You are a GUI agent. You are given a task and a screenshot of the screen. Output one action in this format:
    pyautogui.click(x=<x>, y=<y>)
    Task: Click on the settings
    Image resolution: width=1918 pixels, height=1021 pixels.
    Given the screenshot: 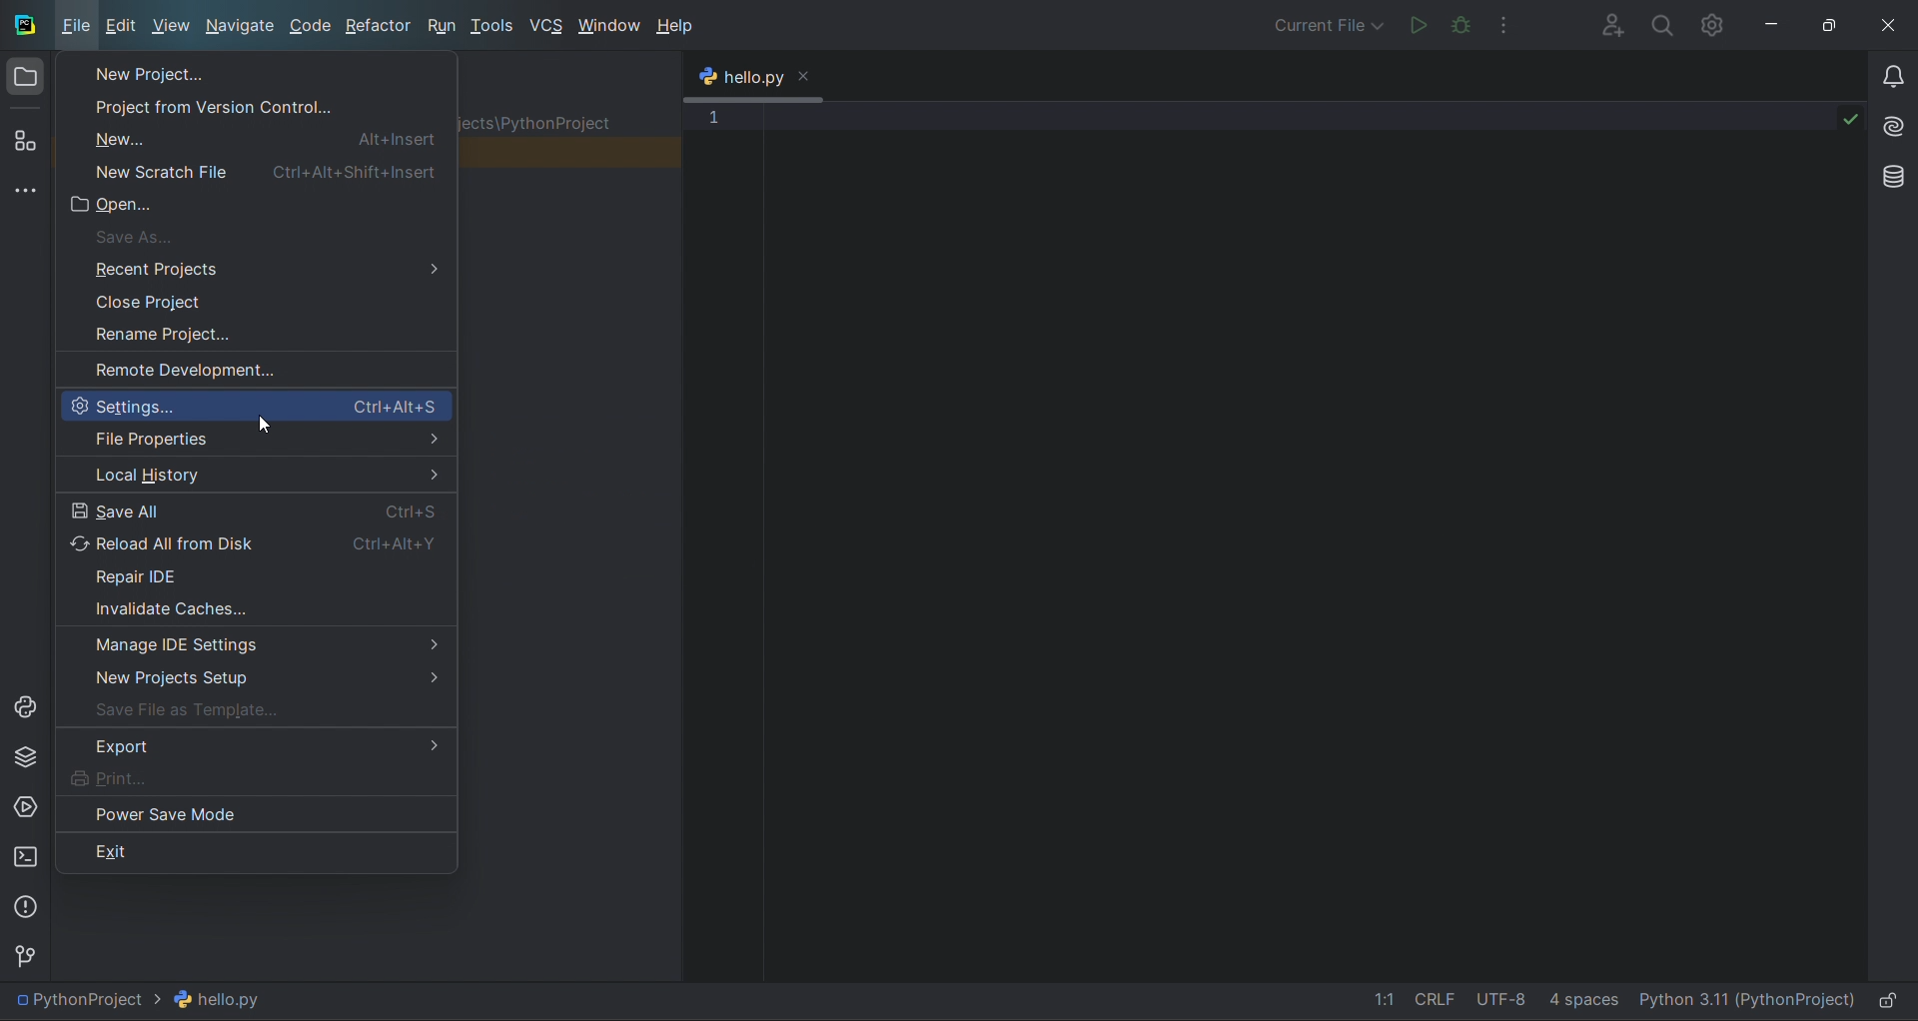 What is the action you would take?
    pyautogui.click(x=254, y=406)
    